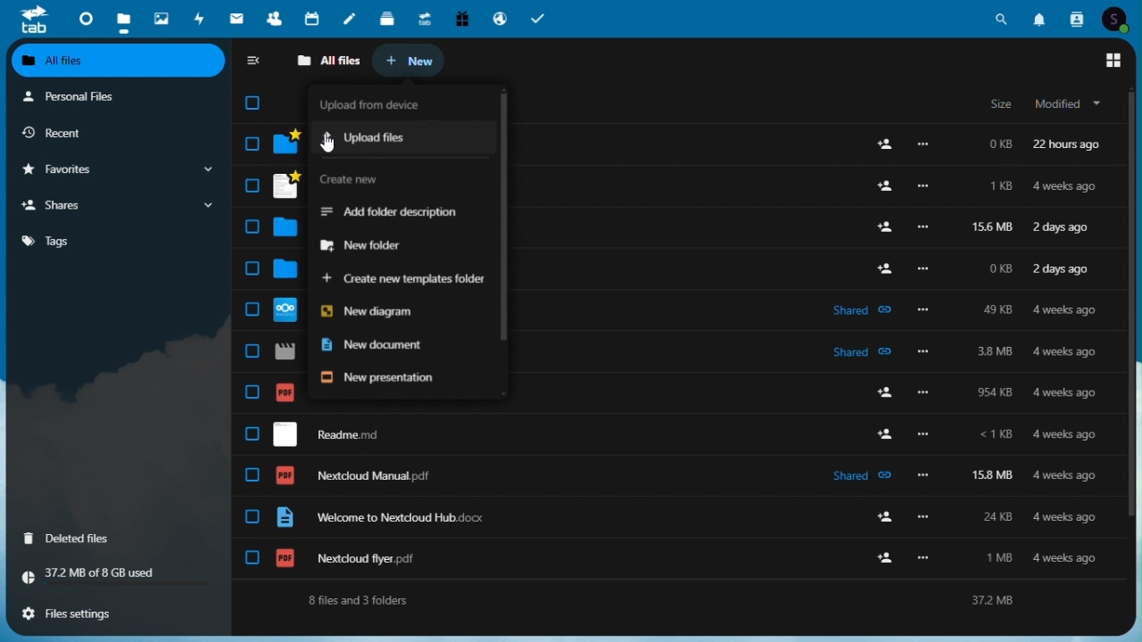 This screenshot has height=642, width=1142. I want to click on more options, so click(925, 268).